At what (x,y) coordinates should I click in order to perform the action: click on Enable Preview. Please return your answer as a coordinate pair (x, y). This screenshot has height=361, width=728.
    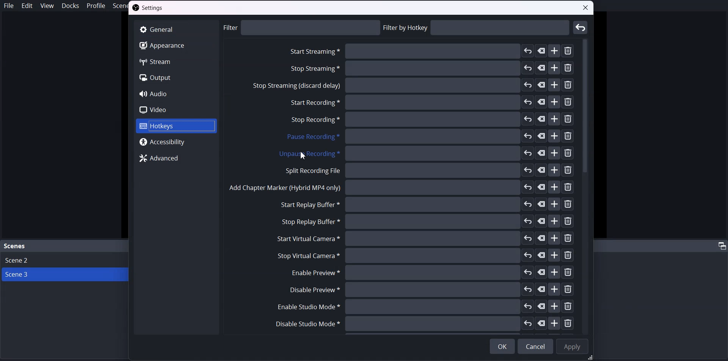
    Looking at the image, I should click on (430, 272).